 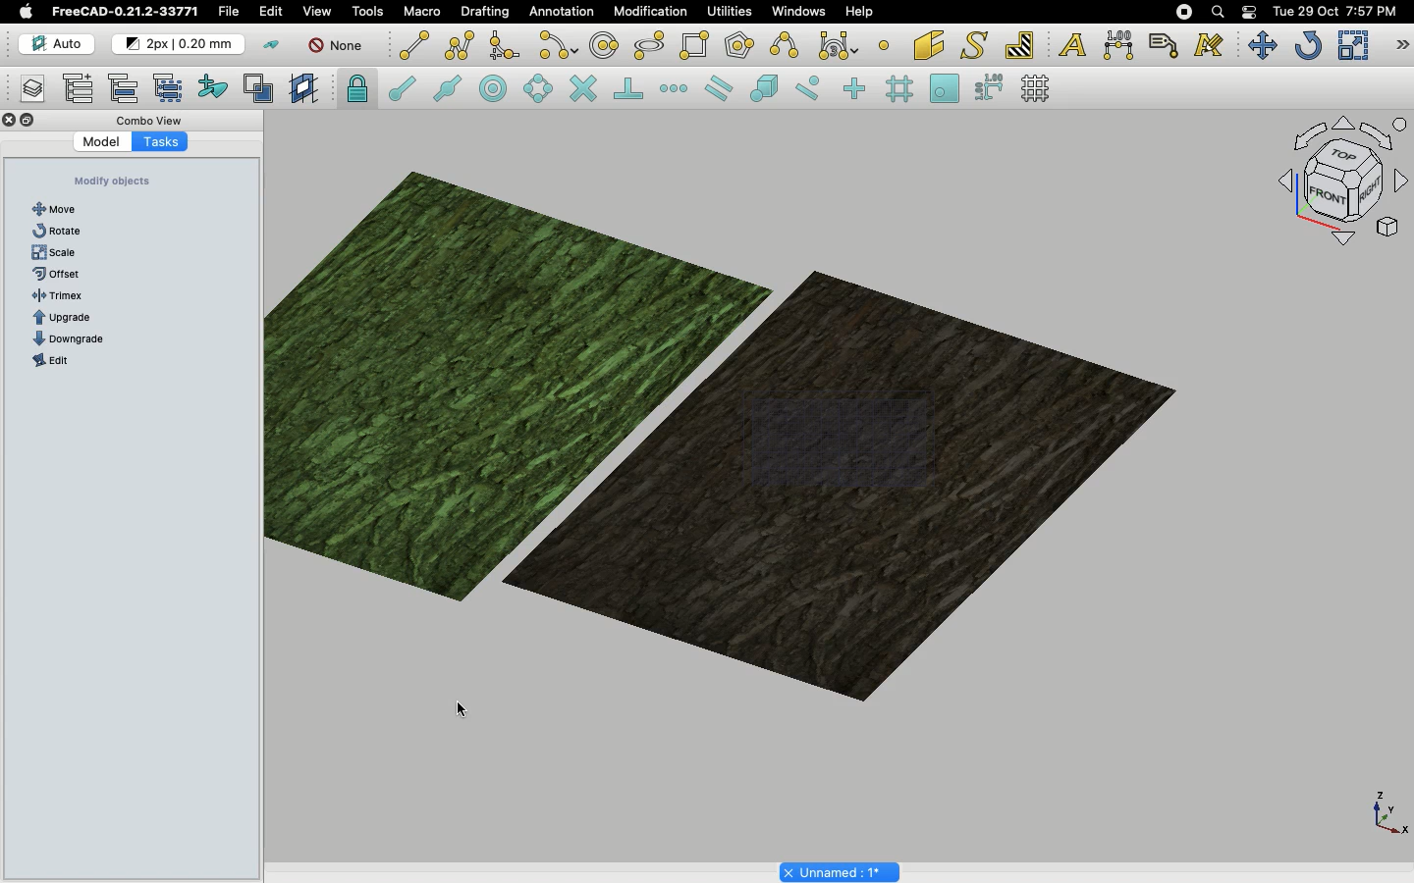 What do you see at coordinates (171, 140) in the screenshot?
I see `Tasks` at bounding box center [171, 140].